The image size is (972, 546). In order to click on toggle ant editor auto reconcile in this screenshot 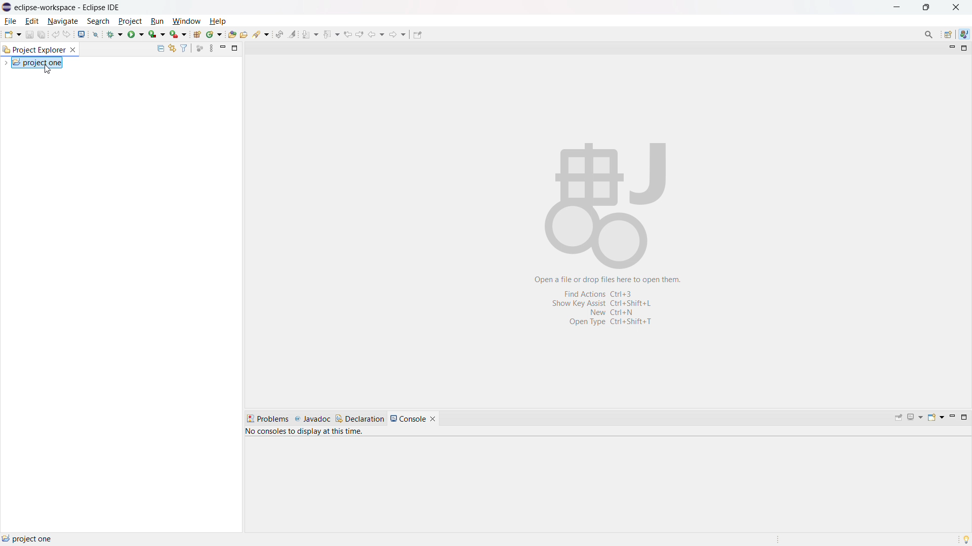, I will do `click(279, 34)`.